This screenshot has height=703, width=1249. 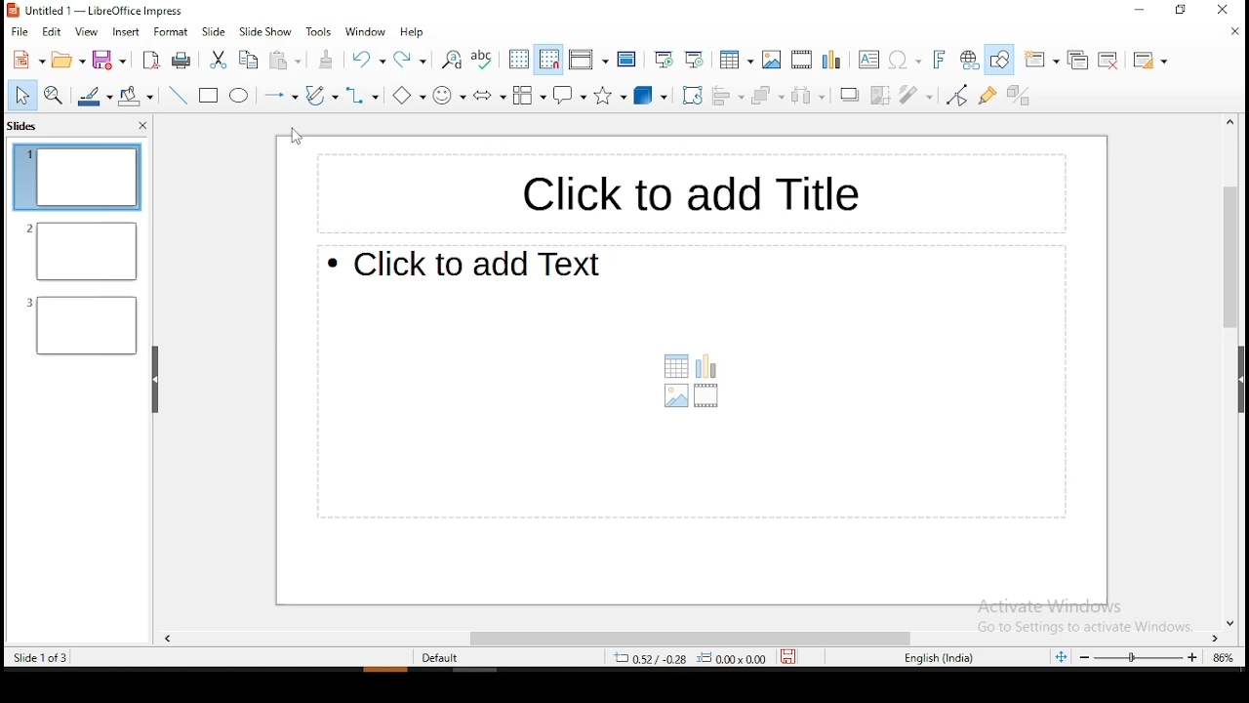 What do you see at coordinates (1062, 658) in the screenshot?
I see `fit slide to current window` at bounding box center [1062, 658].